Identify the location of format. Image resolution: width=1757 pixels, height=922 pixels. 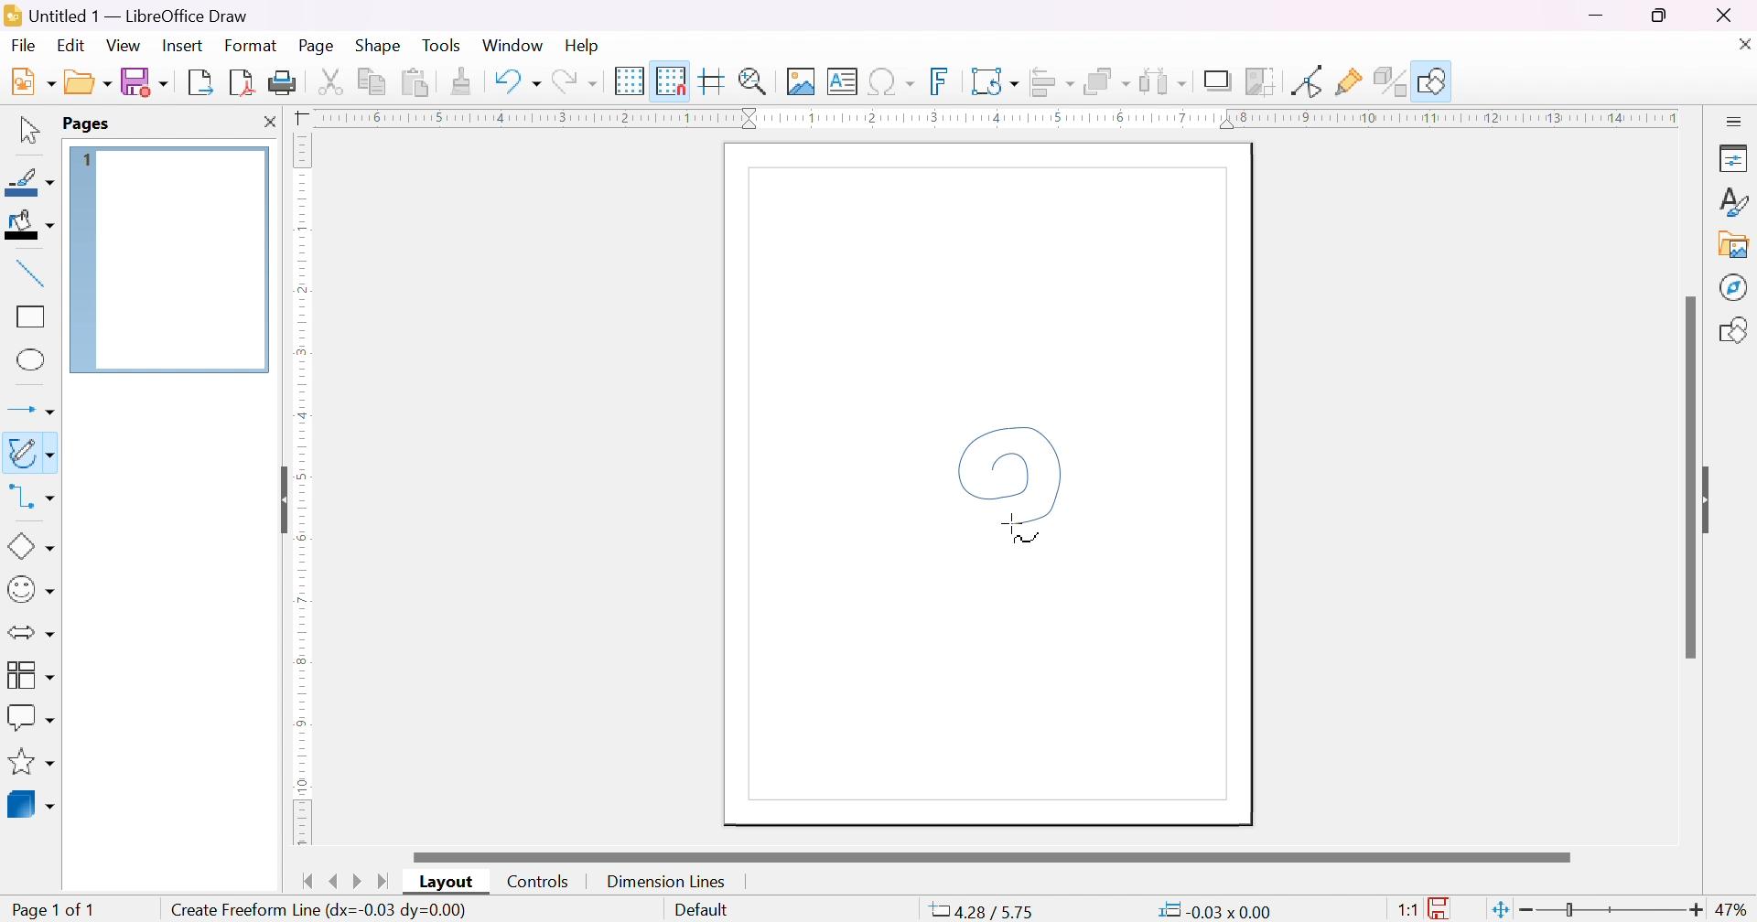
(252, 44).